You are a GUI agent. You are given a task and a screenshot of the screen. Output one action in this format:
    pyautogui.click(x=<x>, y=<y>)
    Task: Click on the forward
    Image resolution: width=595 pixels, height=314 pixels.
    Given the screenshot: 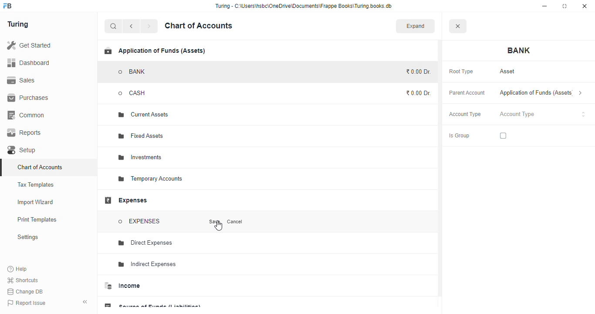 What is the action you would take?
    pyautogui.click(x=149, y=26)
    